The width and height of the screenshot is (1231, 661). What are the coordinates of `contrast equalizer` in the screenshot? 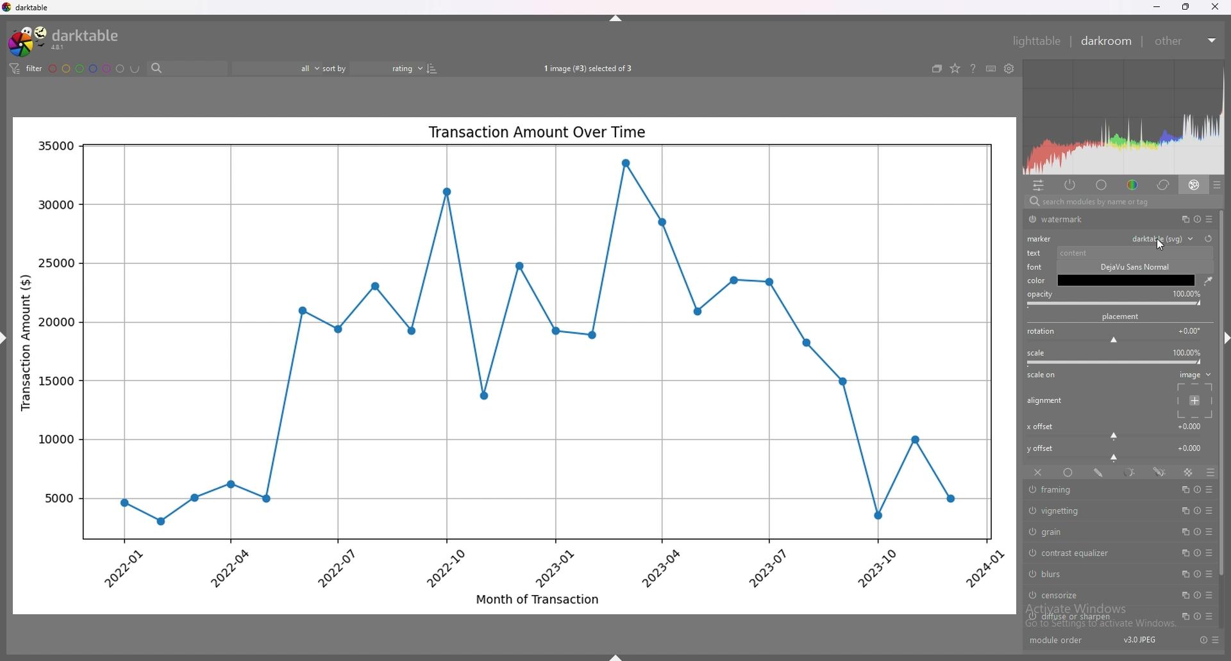 It's located at (1094, 553).